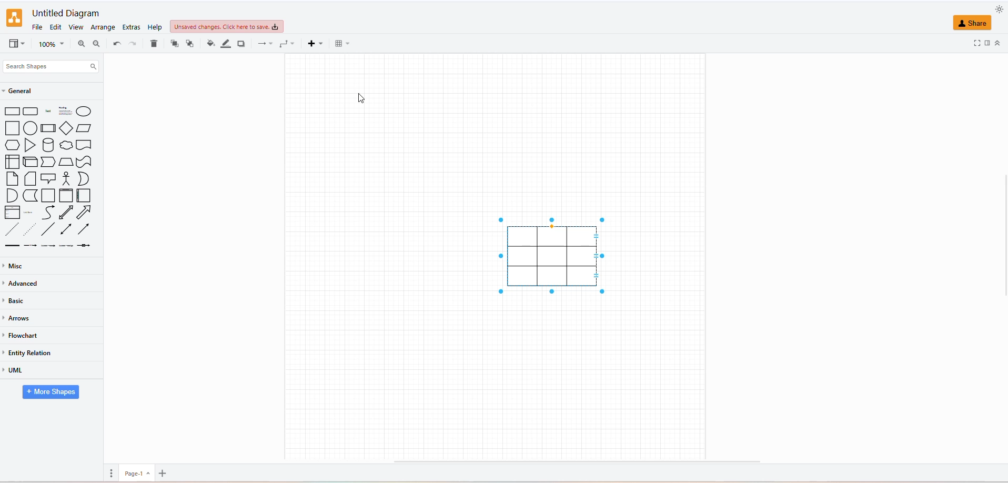  What do you see at coordinates (1002, 239) in the screenshot?
I see `slide bar` at bounding box center [1002, 239].